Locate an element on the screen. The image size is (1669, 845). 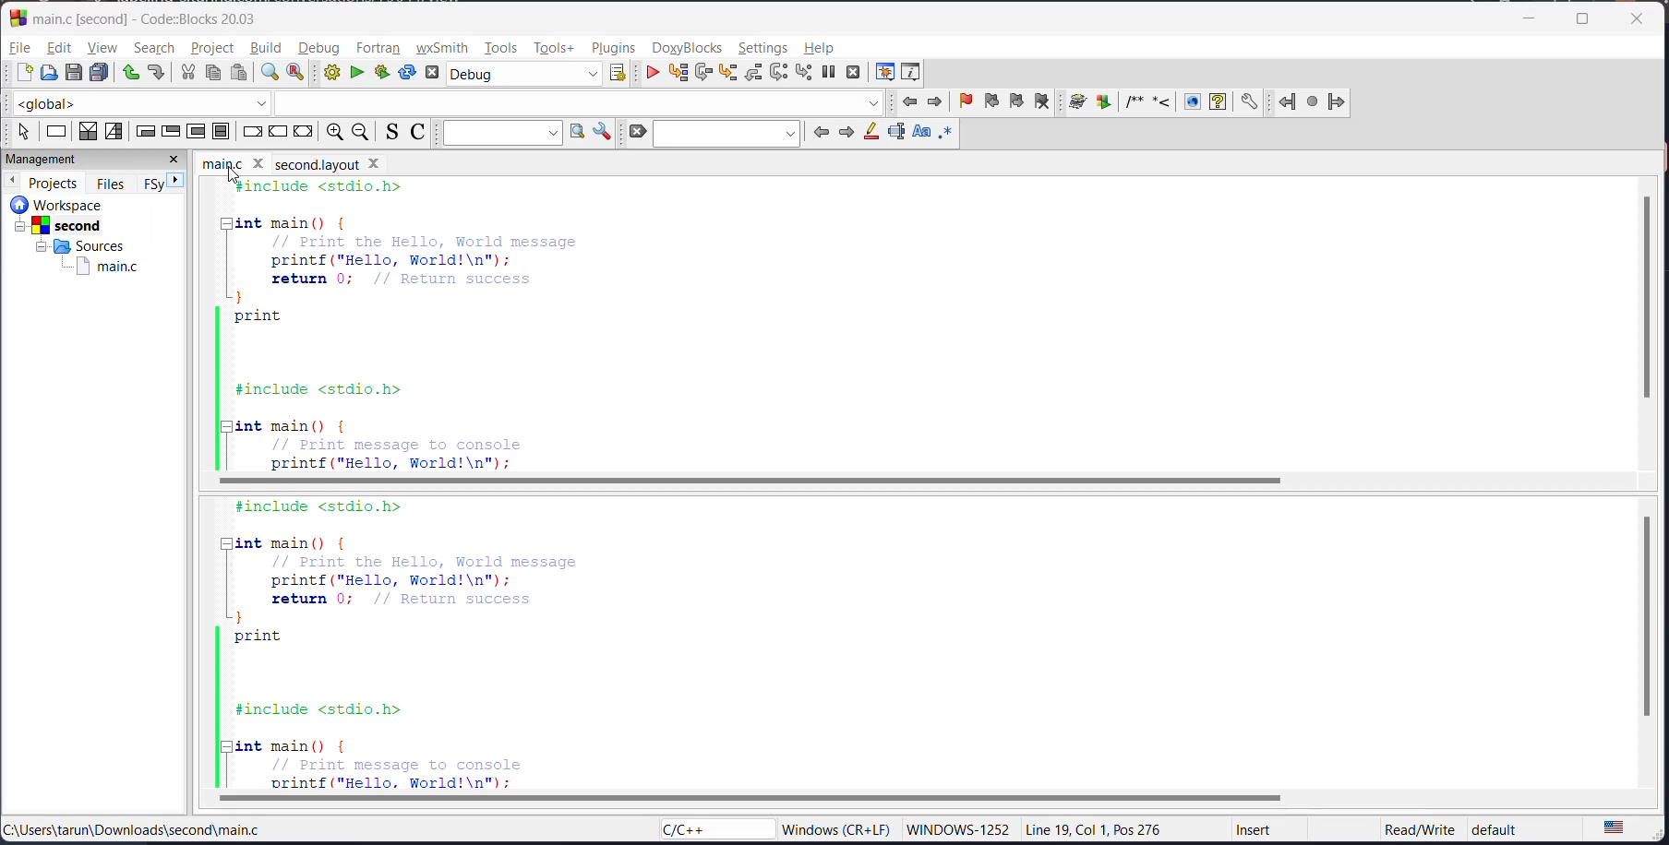
close is located at coordinates (174, 159).